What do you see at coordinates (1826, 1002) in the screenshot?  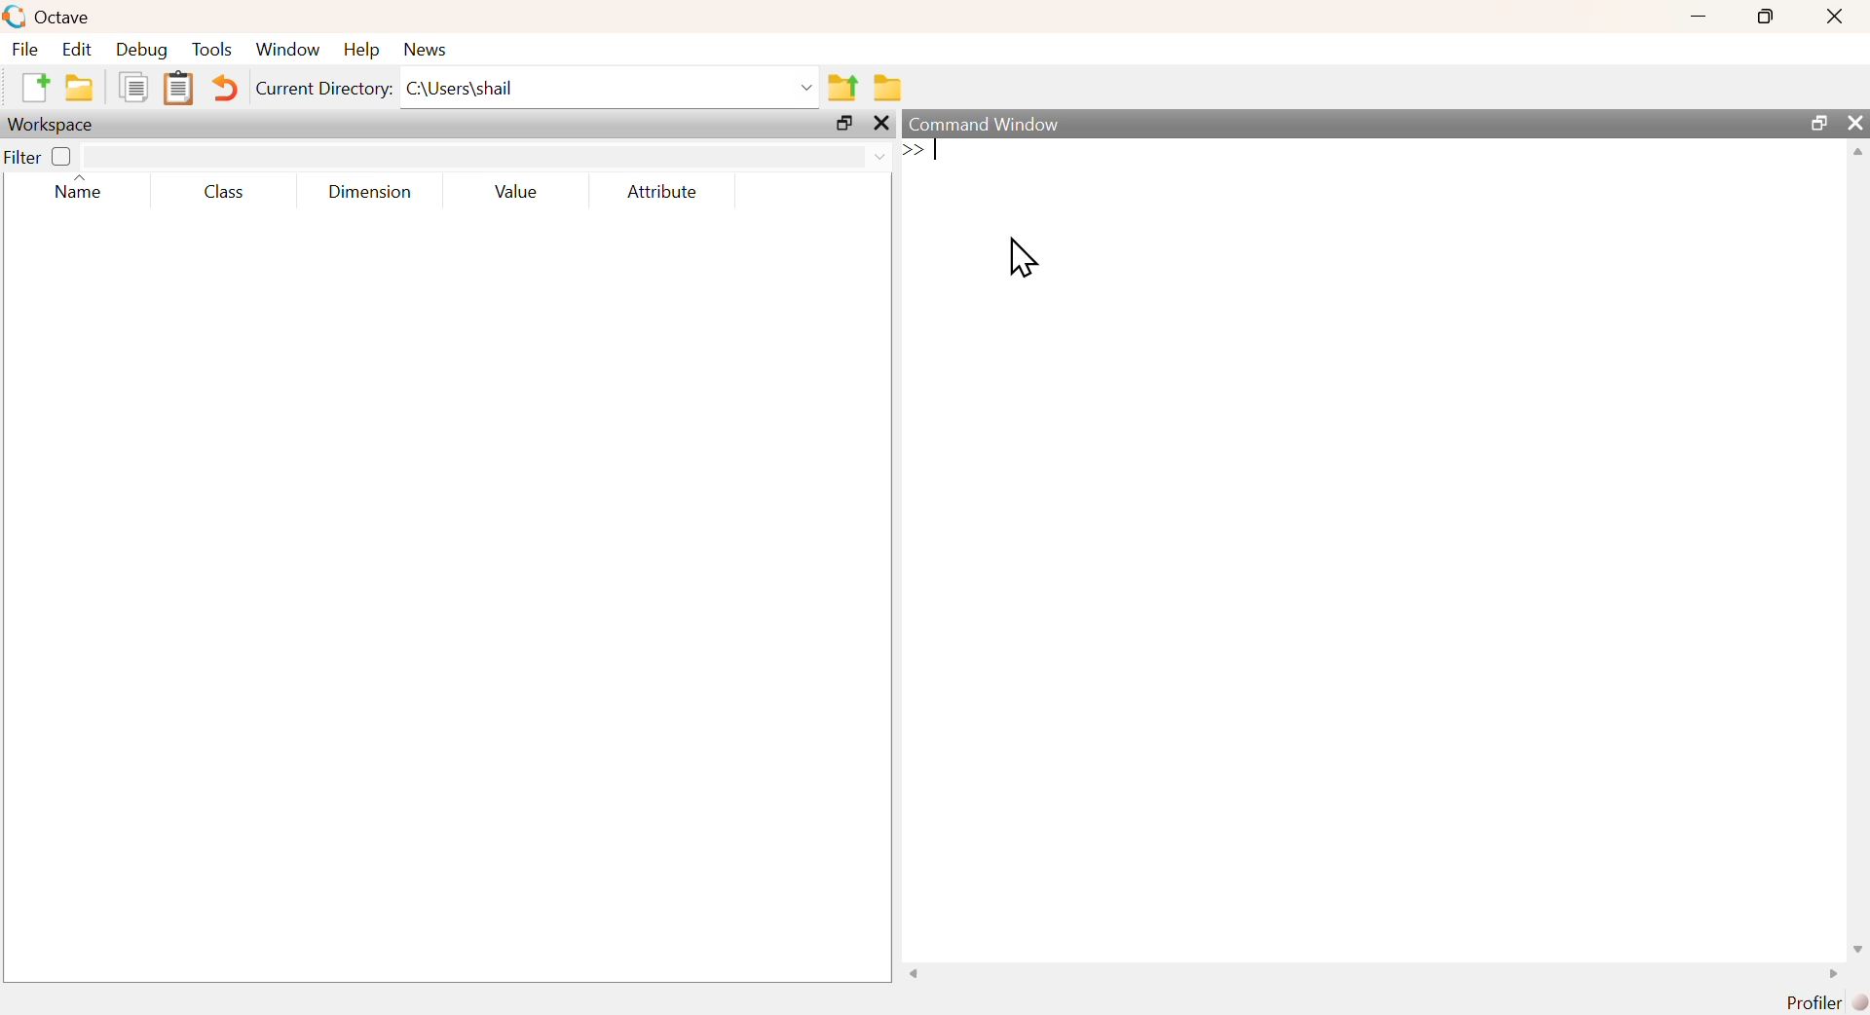 I see `Profiler` at bounding box center [1826, 1002].